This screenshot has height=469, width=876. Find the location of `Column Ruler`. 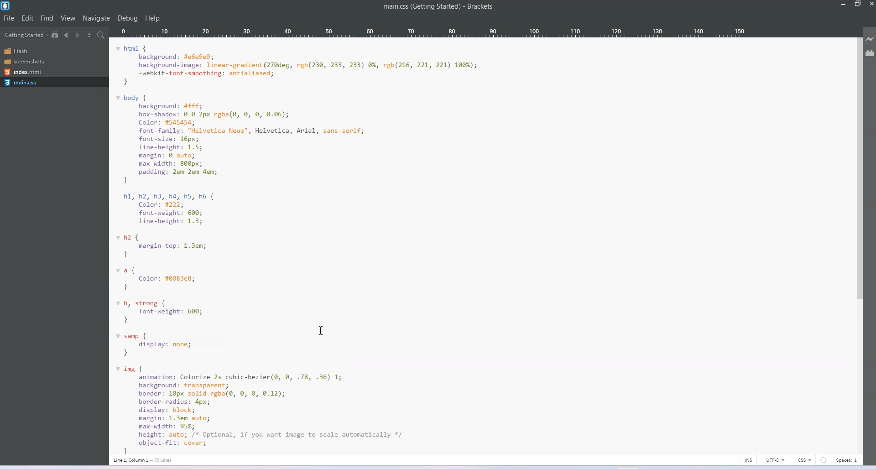

Column Ruler is located at coordinates (432, 32).